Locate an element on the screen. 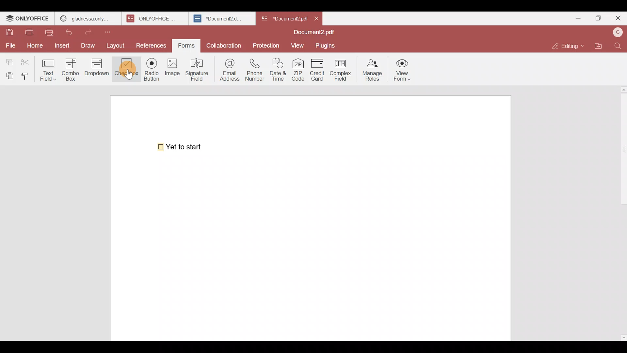 The image size is (627, 353). gladness only is located at coordinates (88, 17).